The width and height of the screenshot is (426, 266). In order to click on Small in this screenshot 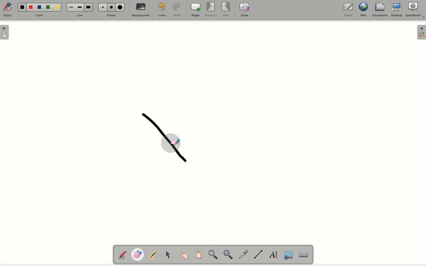, I will do `click(103, 7)`.